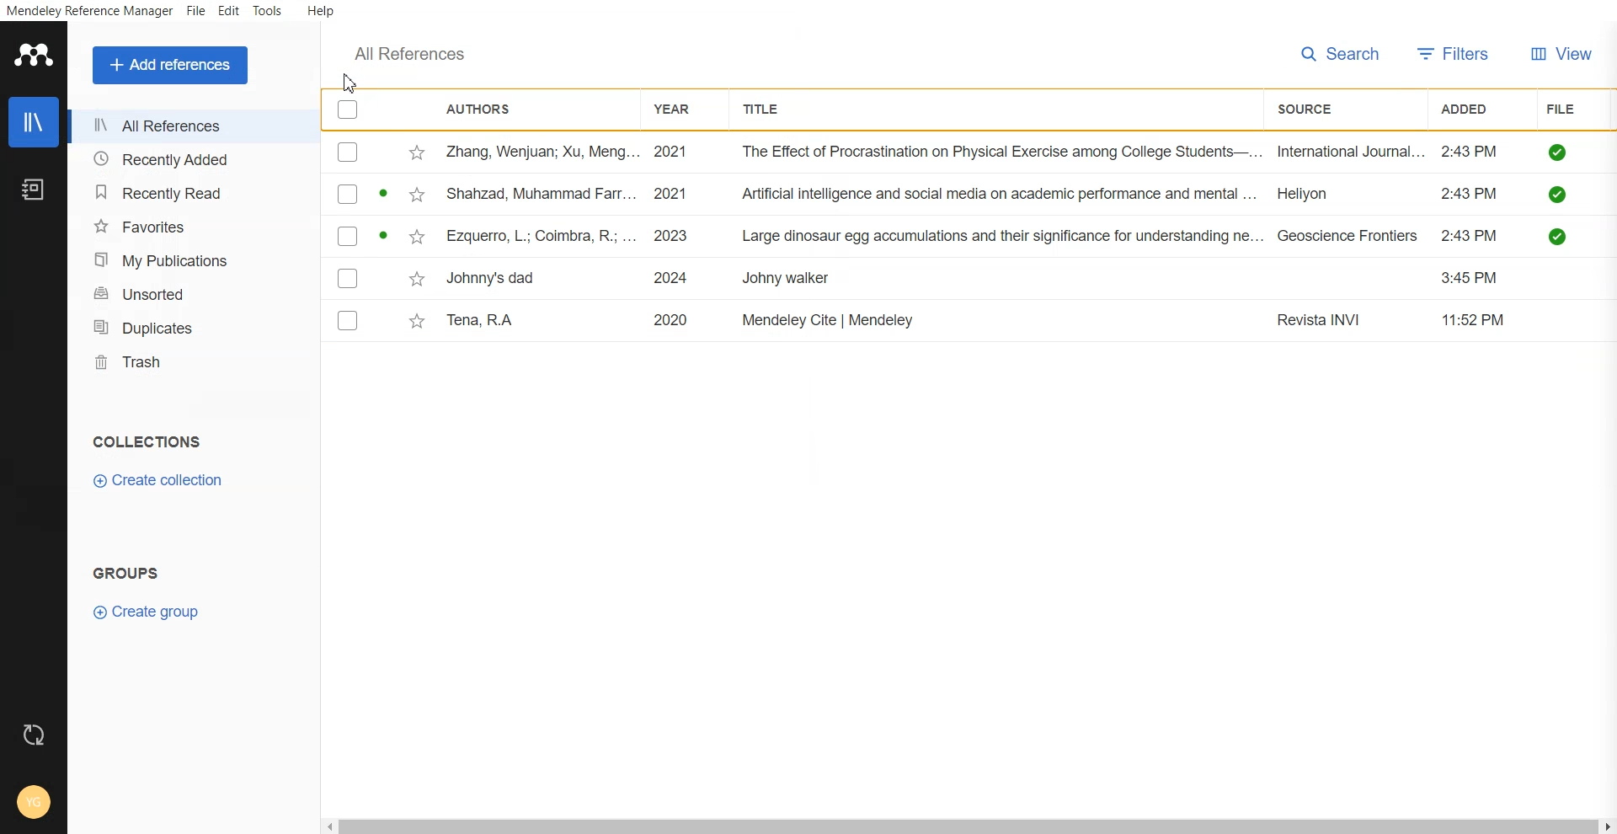 The image size is (1617, 834). Describe the element at coordinates (185, 160) in the screenshot. I see `Recently Added` at that location.